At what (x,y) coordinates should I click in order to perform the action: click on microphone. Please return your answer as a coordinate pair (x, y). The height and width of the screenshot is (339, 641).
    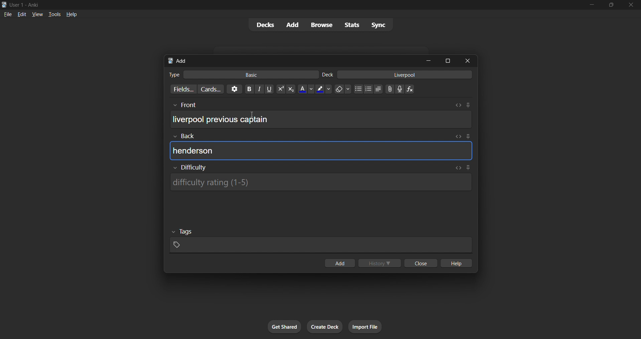
    Looking at the image, I should click on (400, 89).